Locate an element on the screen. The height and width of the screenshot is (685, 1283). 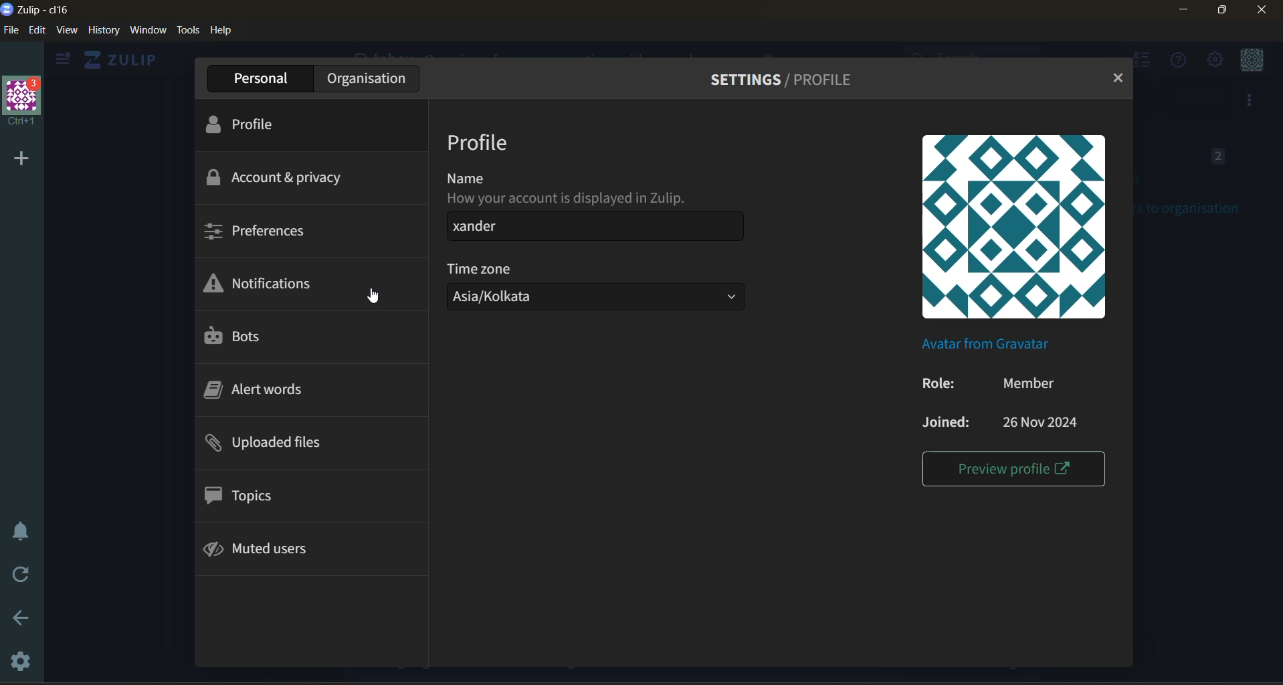
close is located at coordinates (1118, 80).